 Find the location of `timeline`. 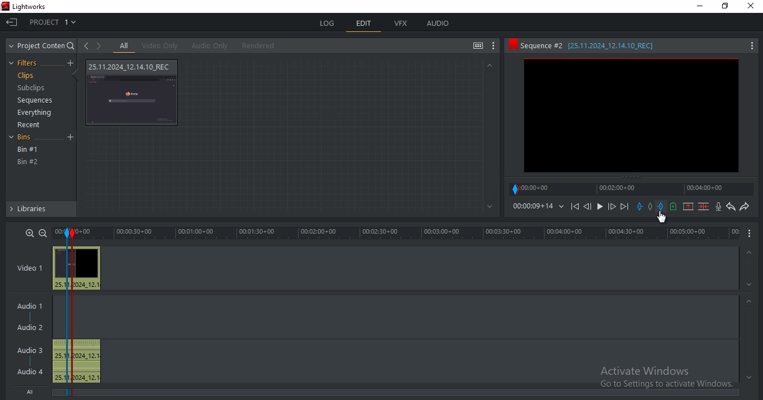

timeline is located at coordinates (633, 189).